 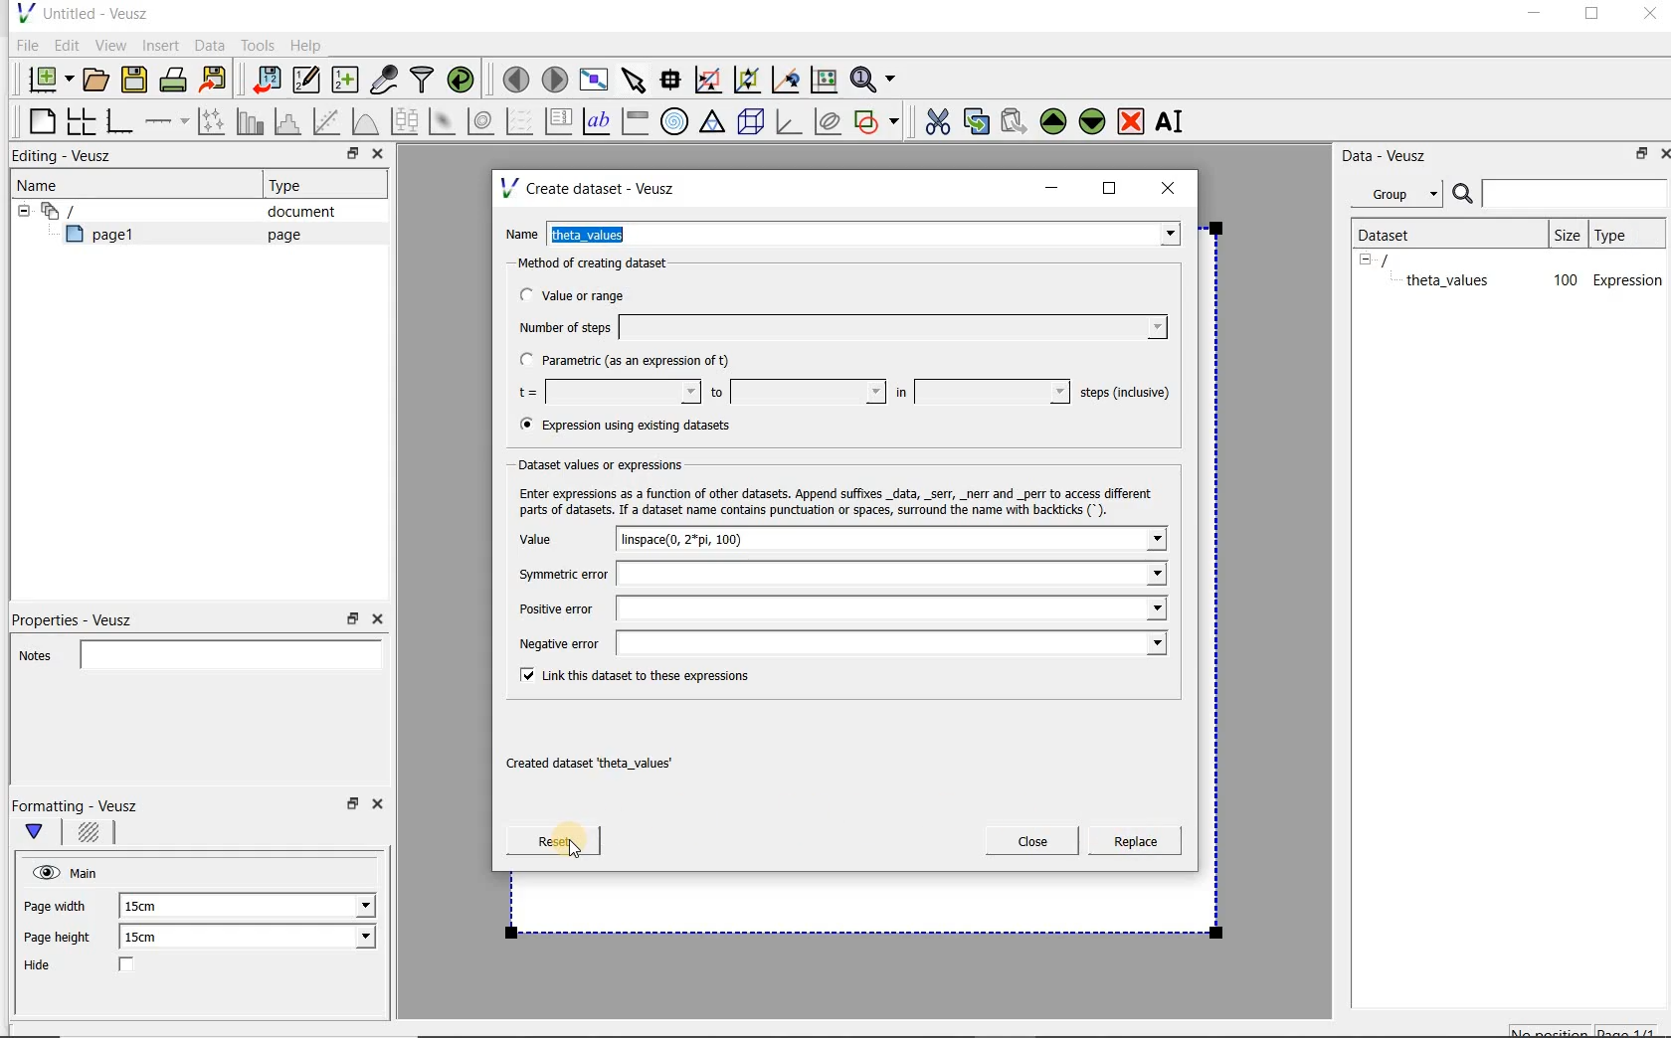 I want to click on open a document, so click(x=98, y=78).